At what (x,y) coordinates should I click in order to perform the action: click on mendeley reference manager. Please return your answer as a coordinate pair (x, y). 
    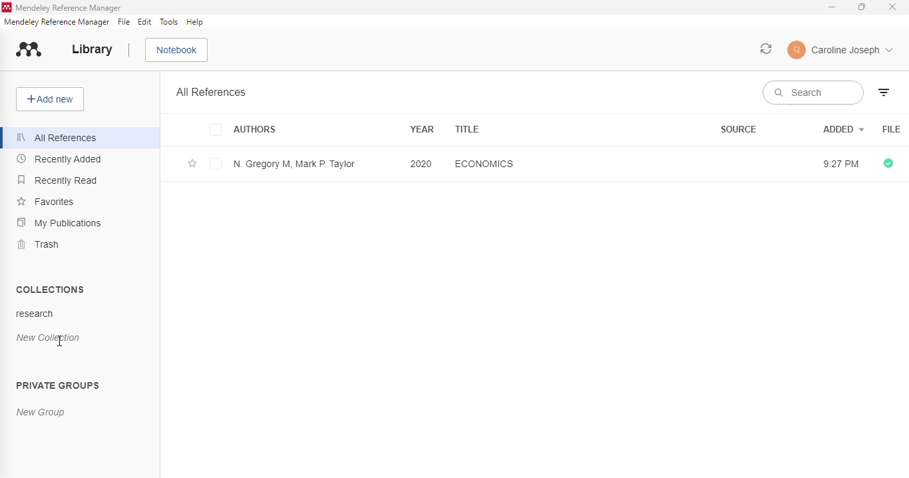
    Looking at the image, I should click on (57, 22).